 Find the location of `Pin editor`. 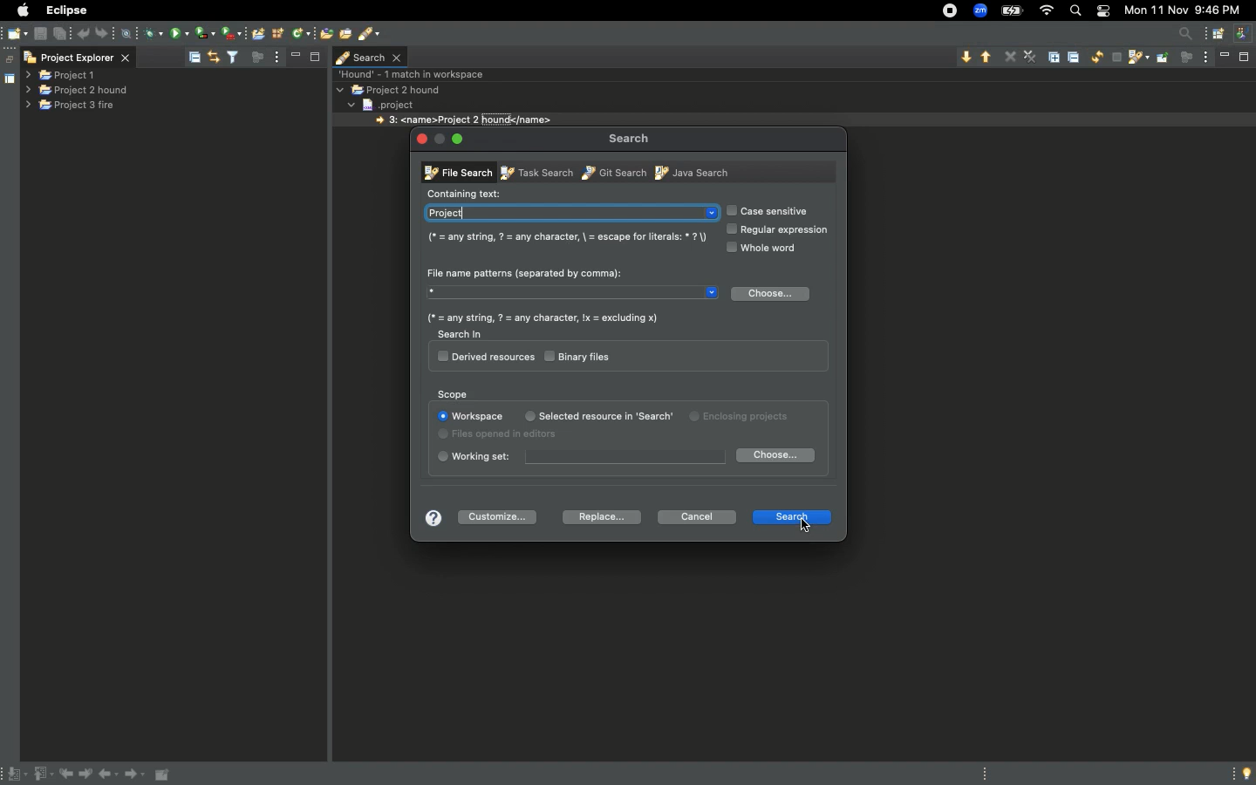

Pin editor is located at coordinates (164, 775).